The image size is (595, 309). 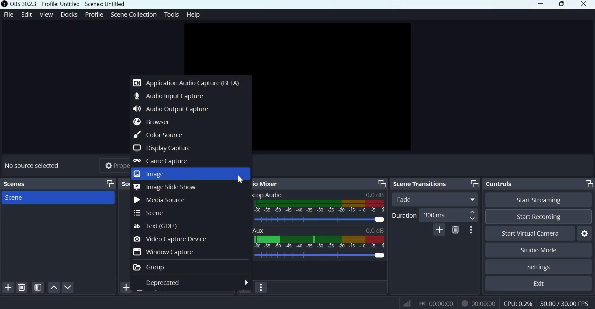 I want to click on Display capture, so click(x=161, y=148).